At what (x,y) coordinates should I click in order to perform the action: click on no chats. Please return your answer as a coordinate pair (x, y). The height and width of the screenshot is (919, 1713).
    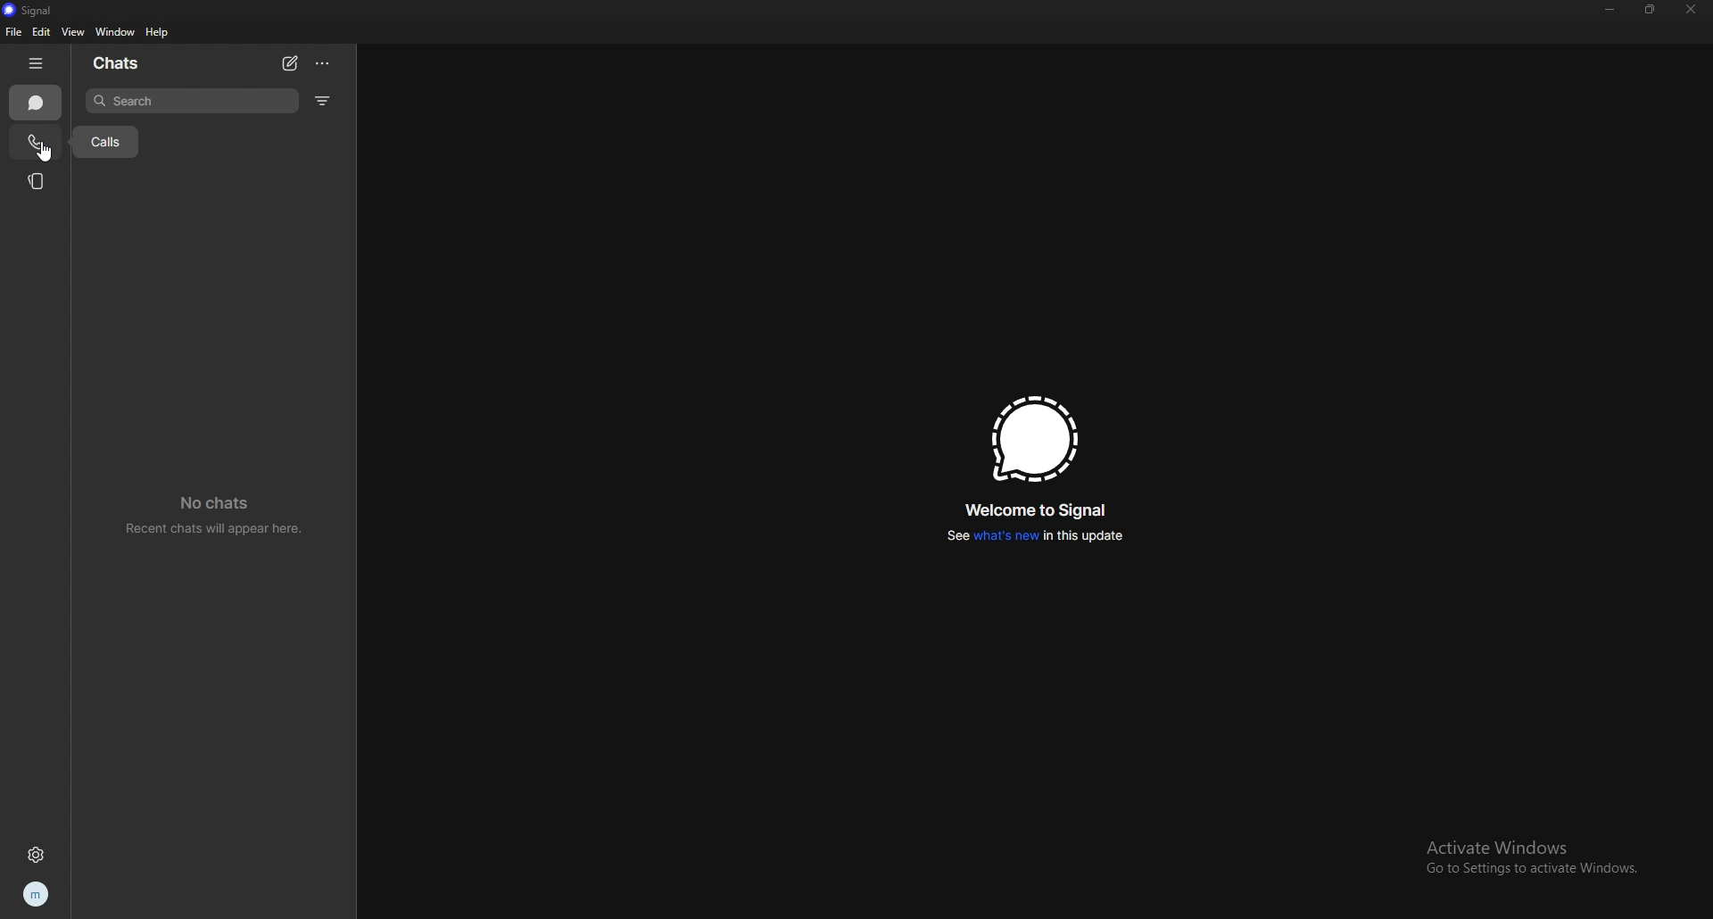
    Looking at the image, I should click on (220, 517).